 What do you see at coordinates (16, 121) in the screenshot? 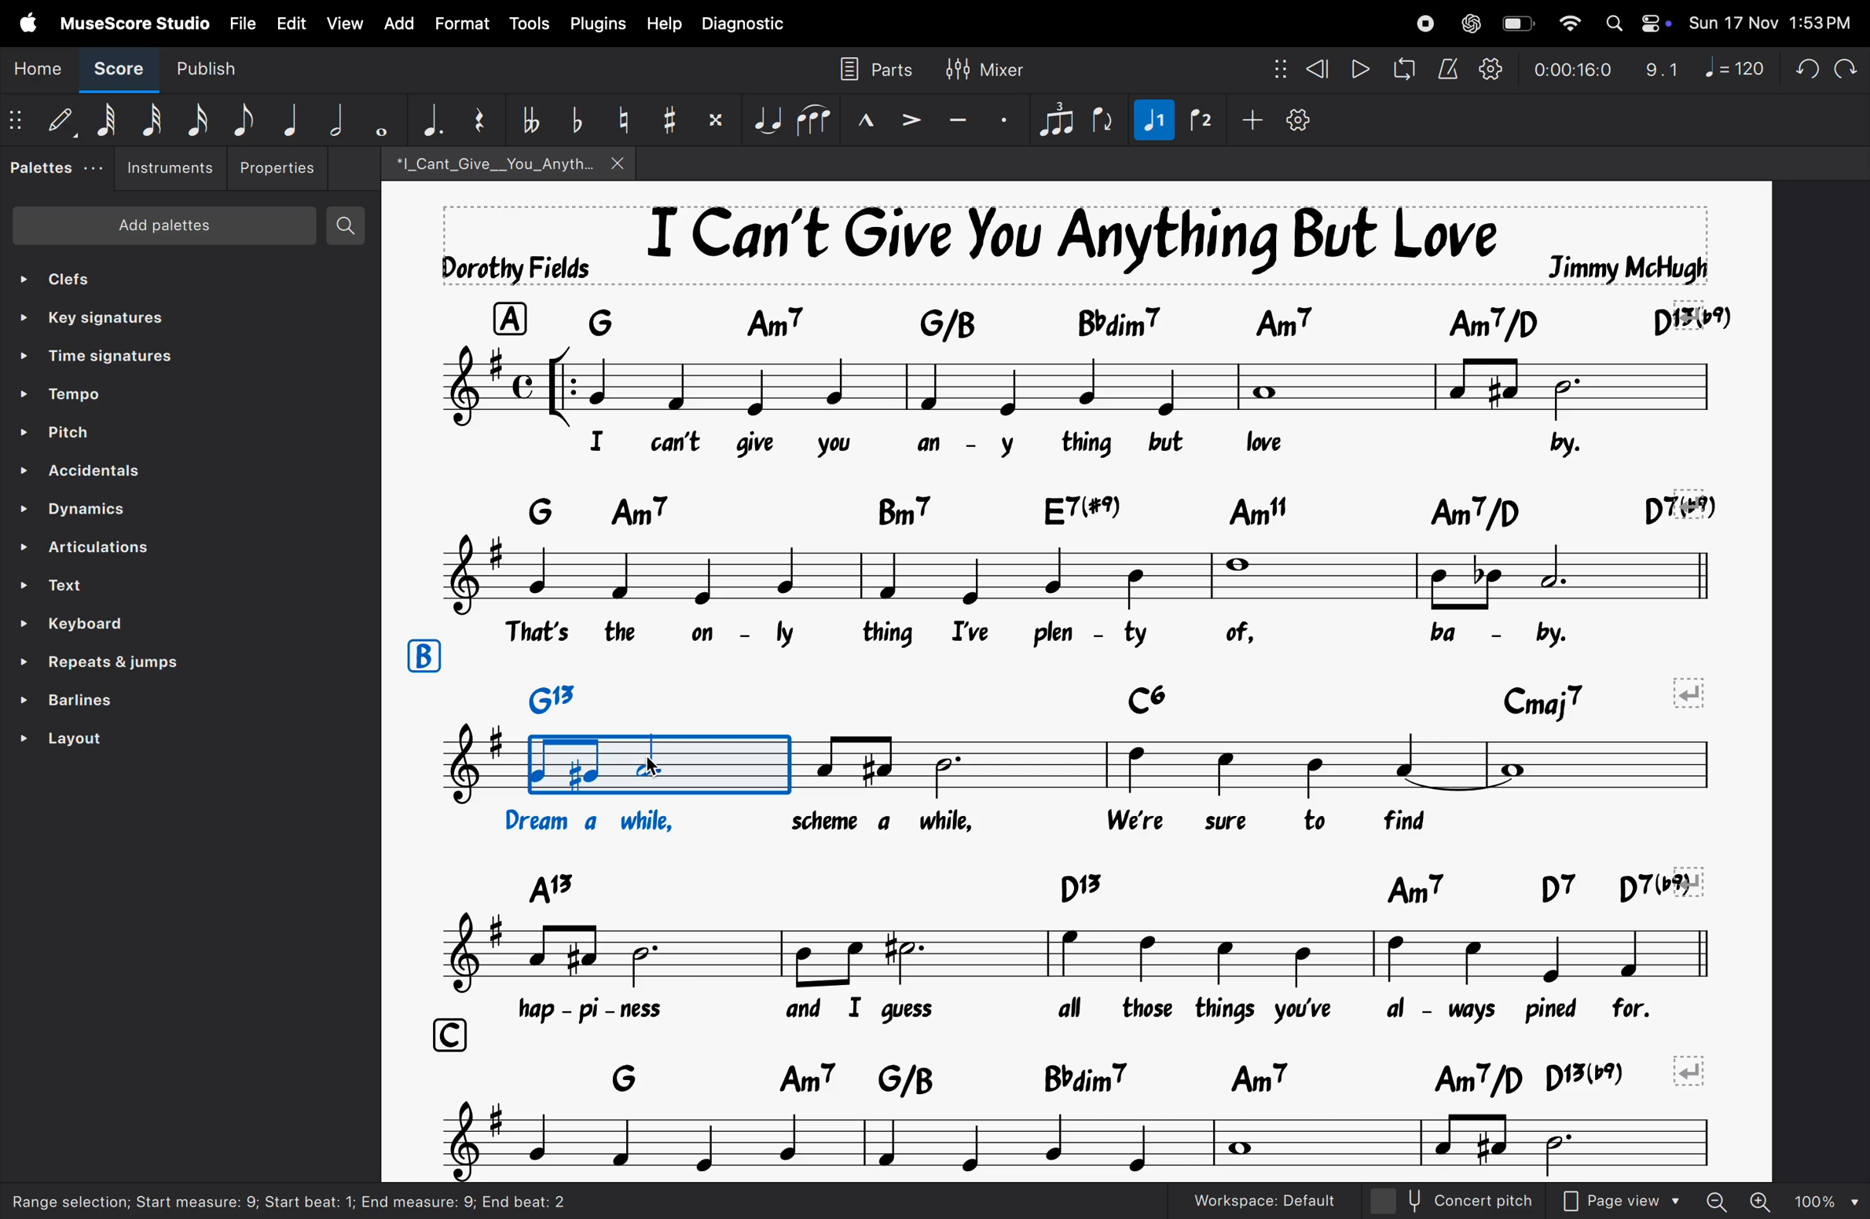
I see `matrix` at bounding box center [16, 121].